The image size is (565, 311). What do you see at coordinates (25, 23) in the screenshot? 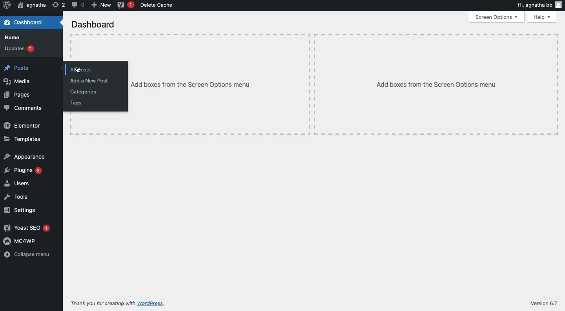
I see `Dashboard` at bounding box center [25, 23].